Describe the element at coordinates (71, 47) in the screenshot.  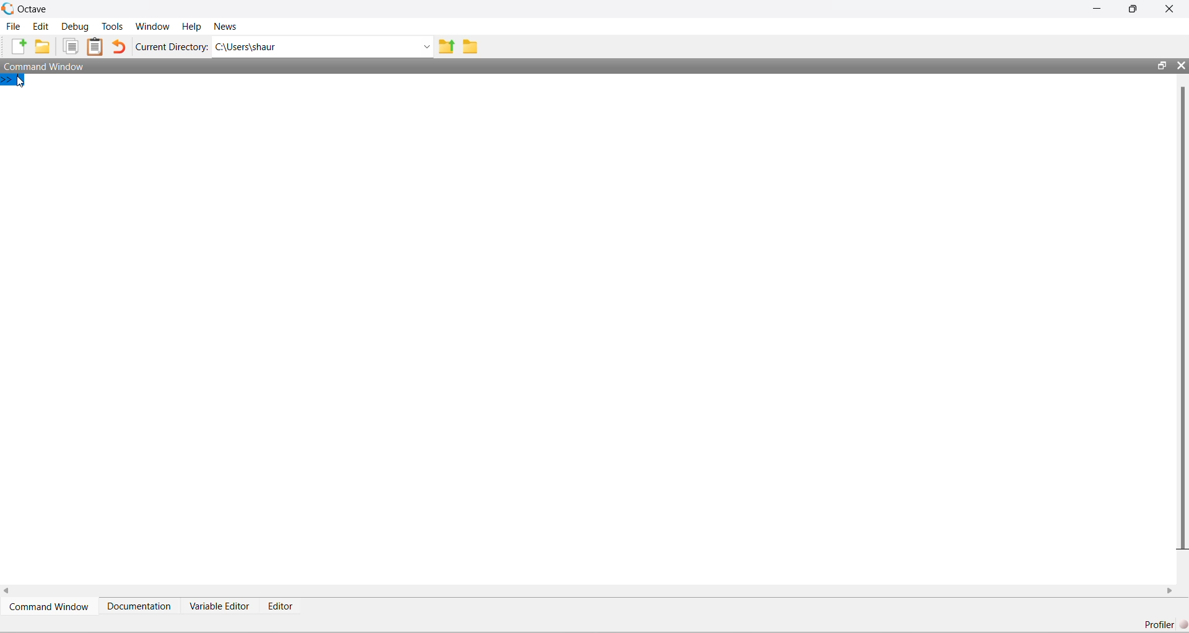
I see `Duplicate` at that location.